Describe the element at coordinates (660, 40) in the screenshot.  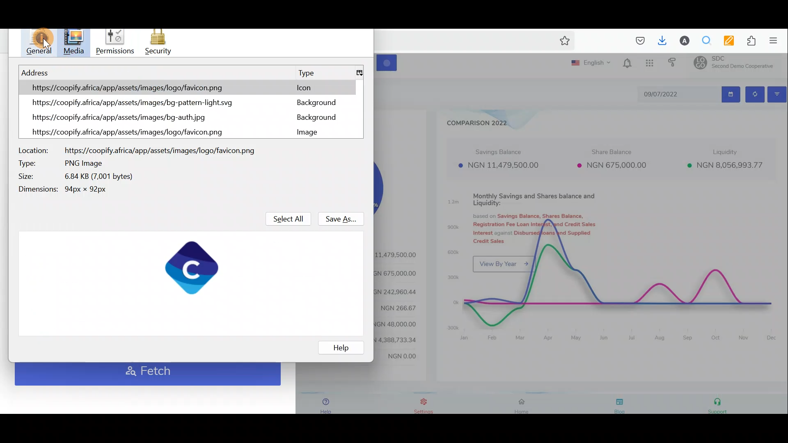
I see `Downloads` at that location.